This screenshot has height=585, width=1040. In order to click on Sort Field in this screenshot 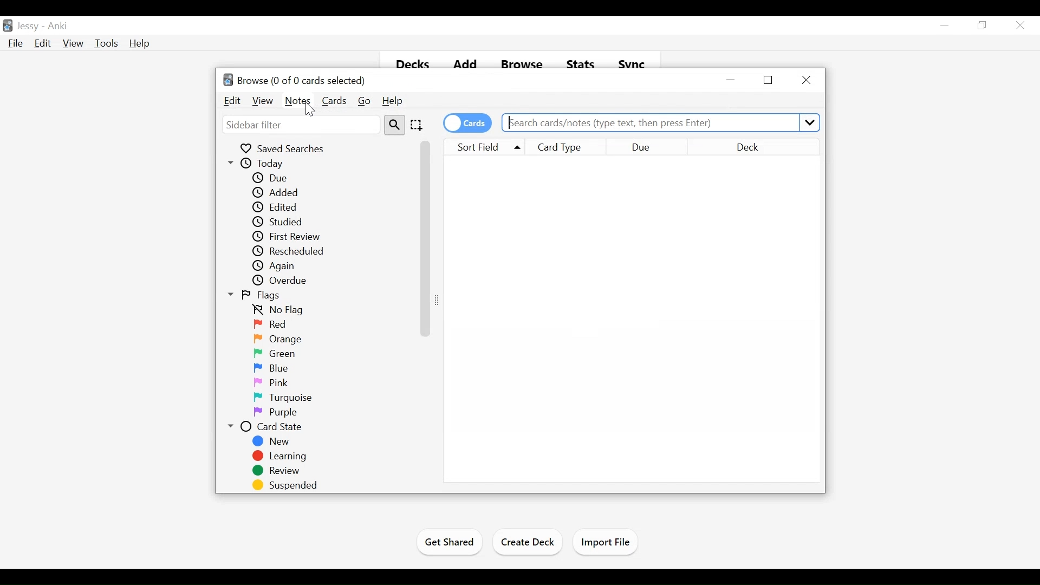, I will do `click(484, 146)`.